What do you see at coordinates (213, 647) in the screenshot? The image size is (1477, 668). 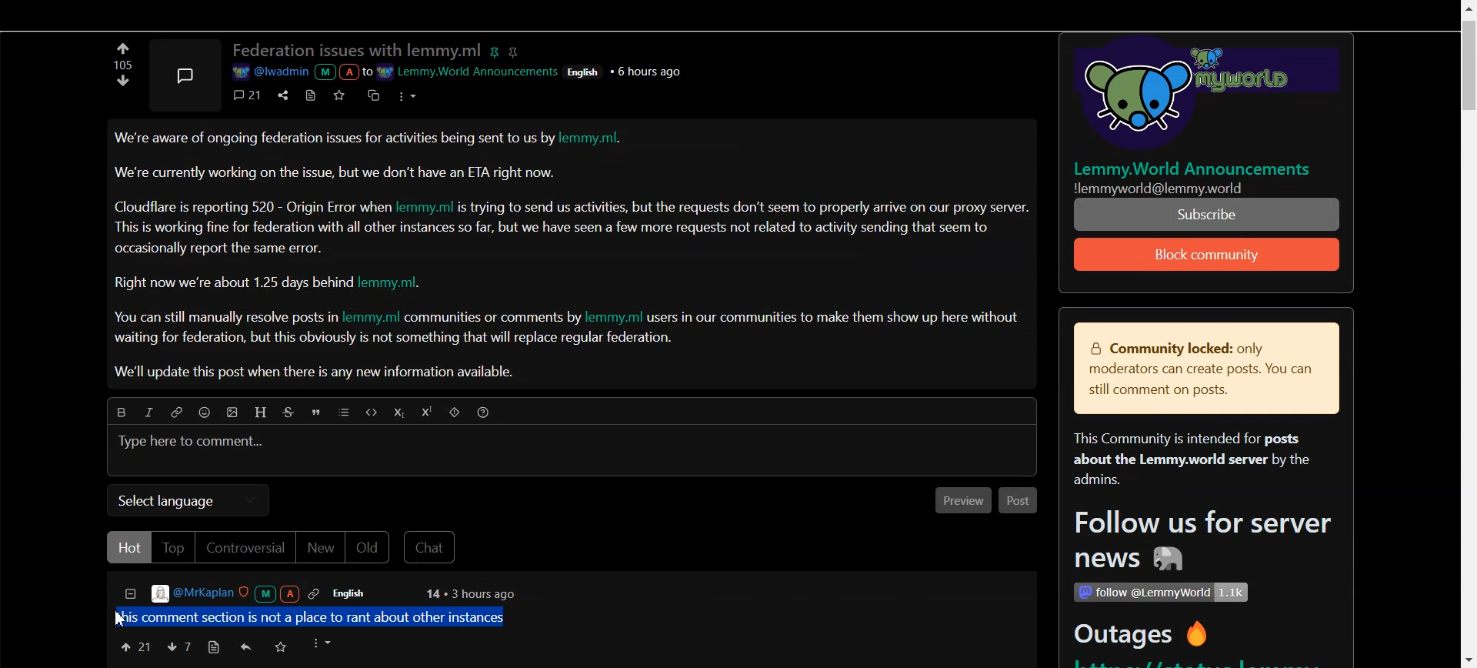 I see `view source` at bounding box center [213, 647].